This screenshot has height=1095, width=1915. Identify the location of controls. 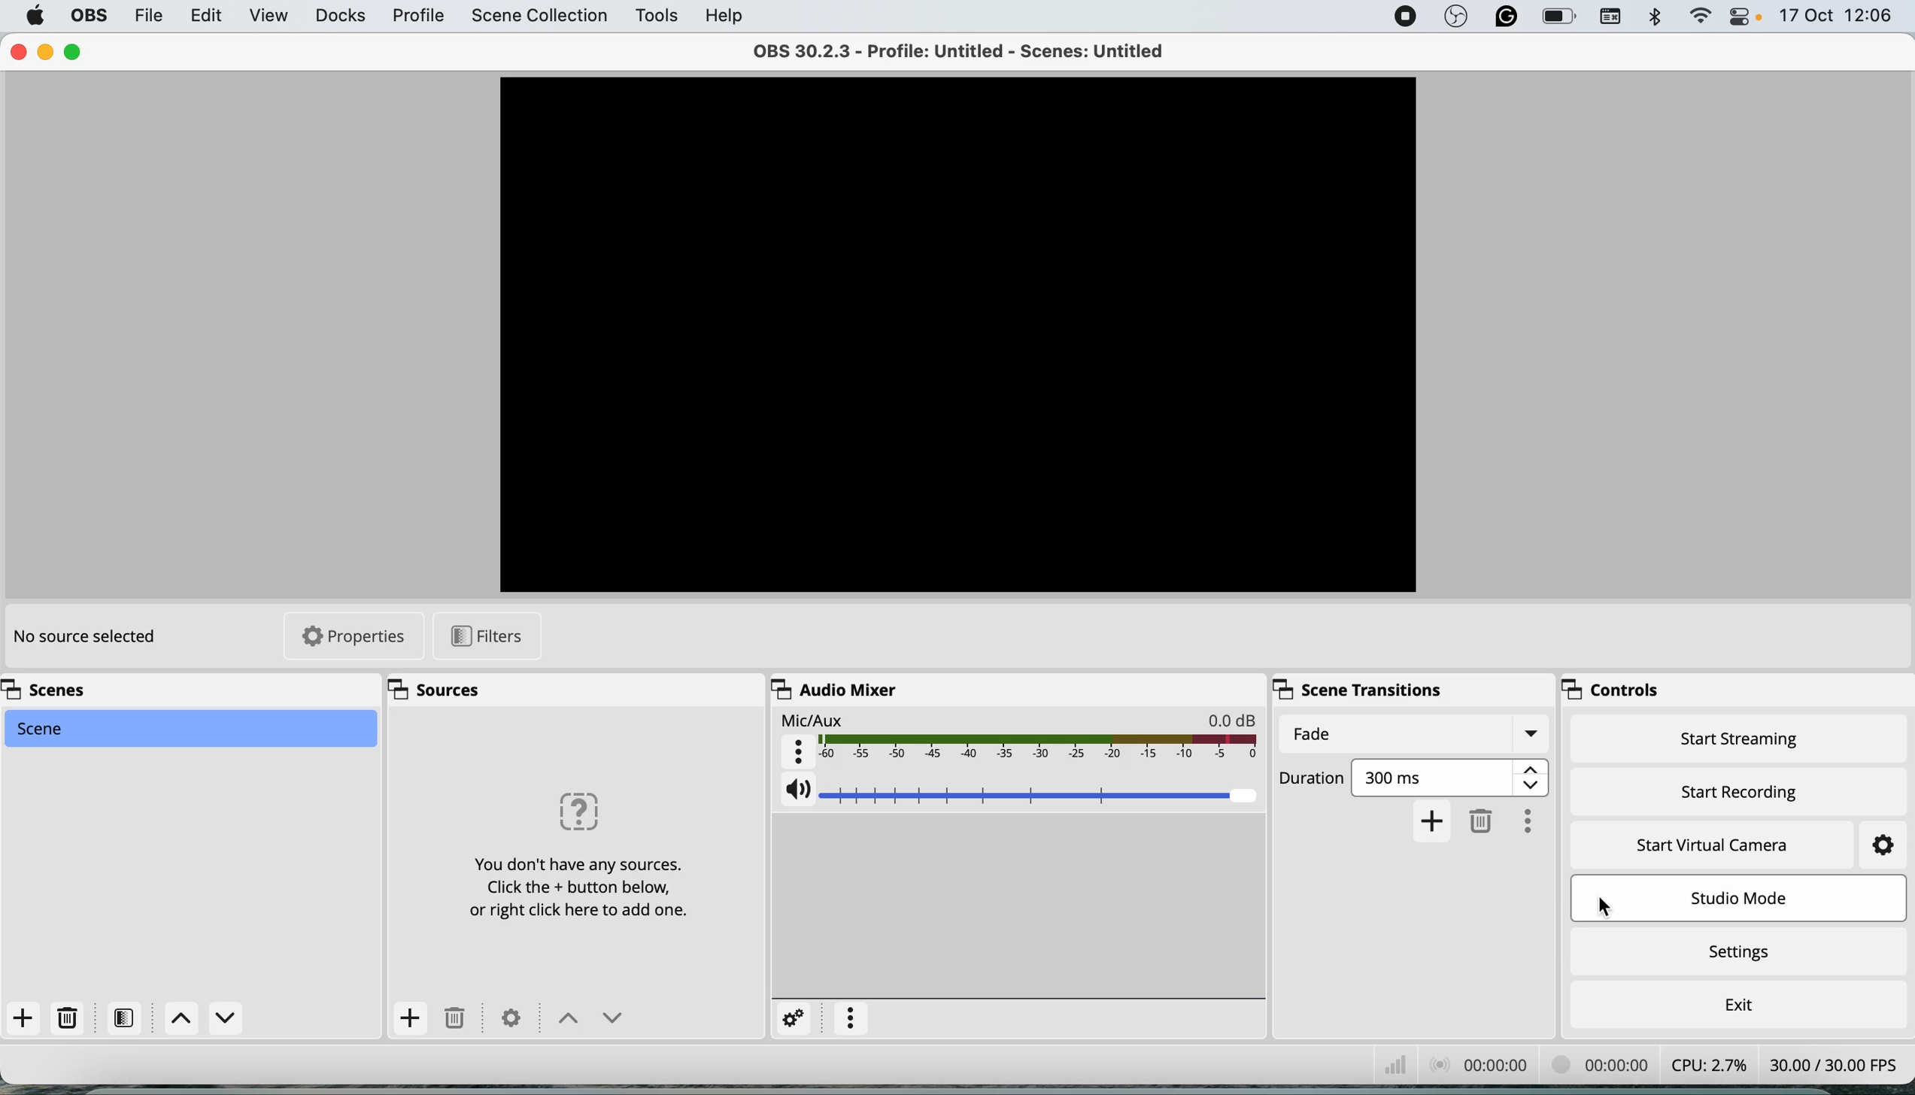
(1620, 687).